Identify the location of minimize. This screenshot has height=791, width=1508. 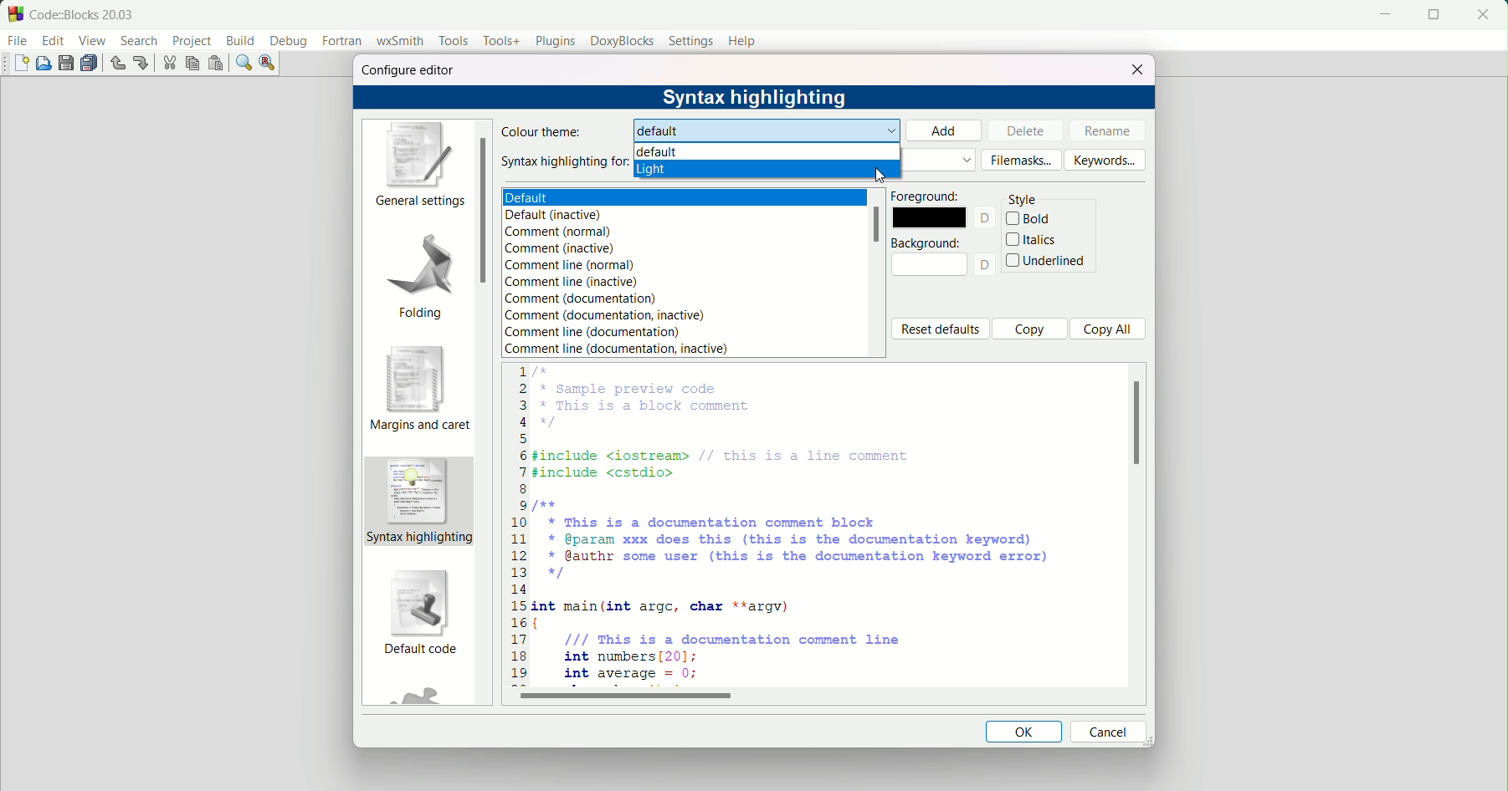
(1382, 15).